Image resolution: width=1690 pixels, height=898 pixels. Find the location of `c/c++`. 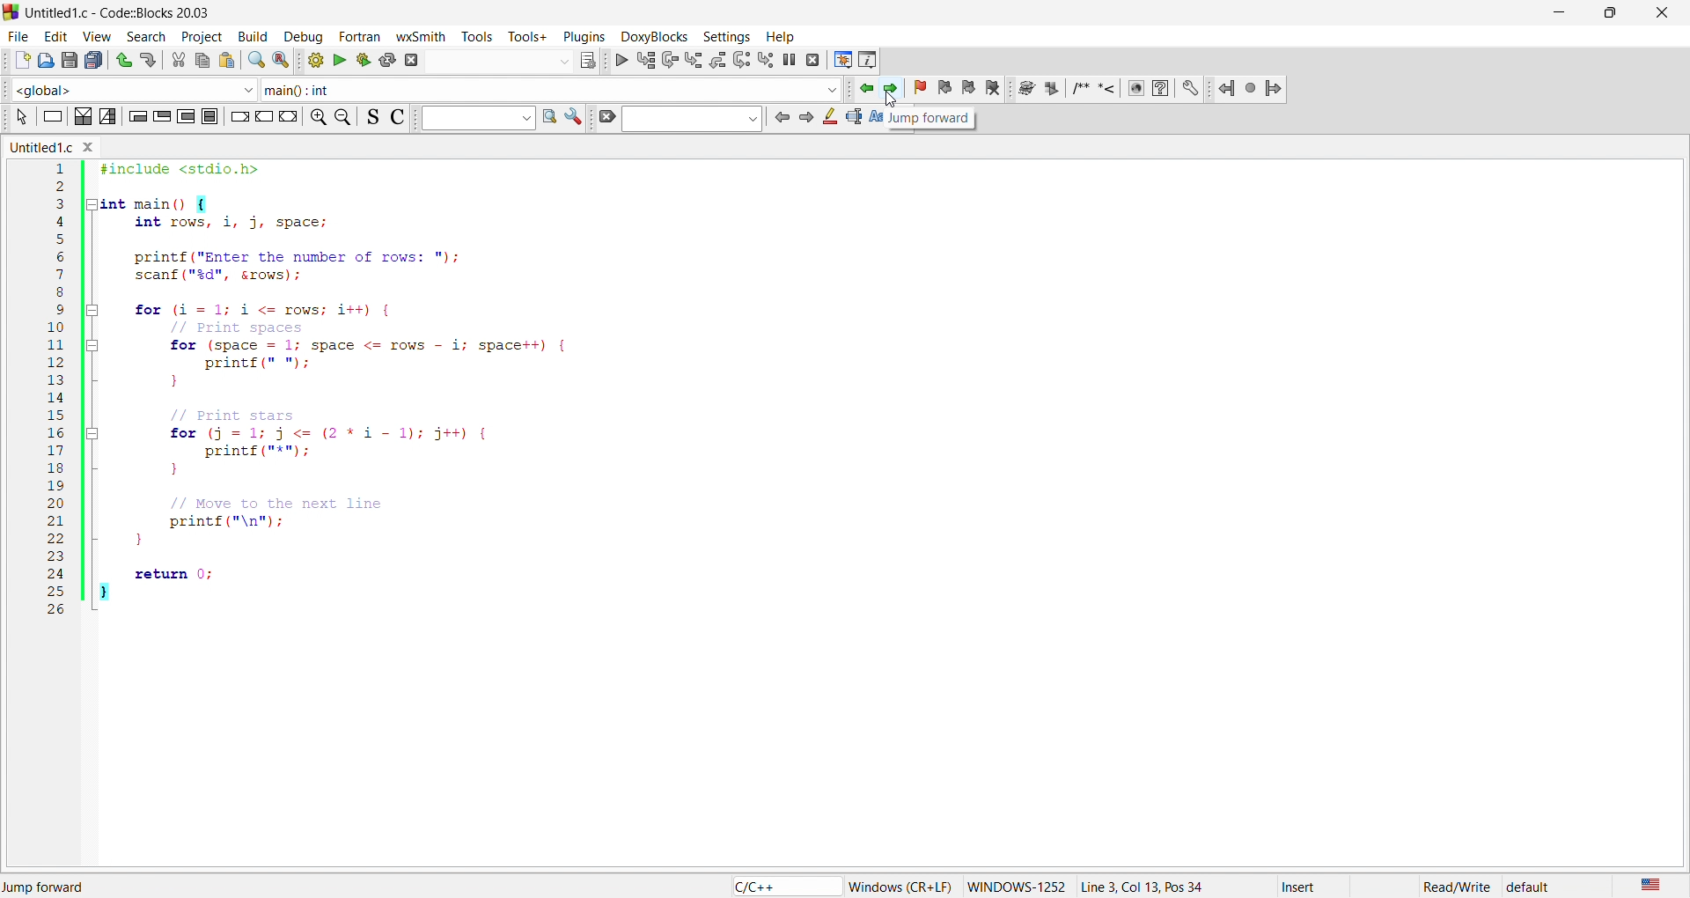

c/c++ is located at coordinates (778, 884).